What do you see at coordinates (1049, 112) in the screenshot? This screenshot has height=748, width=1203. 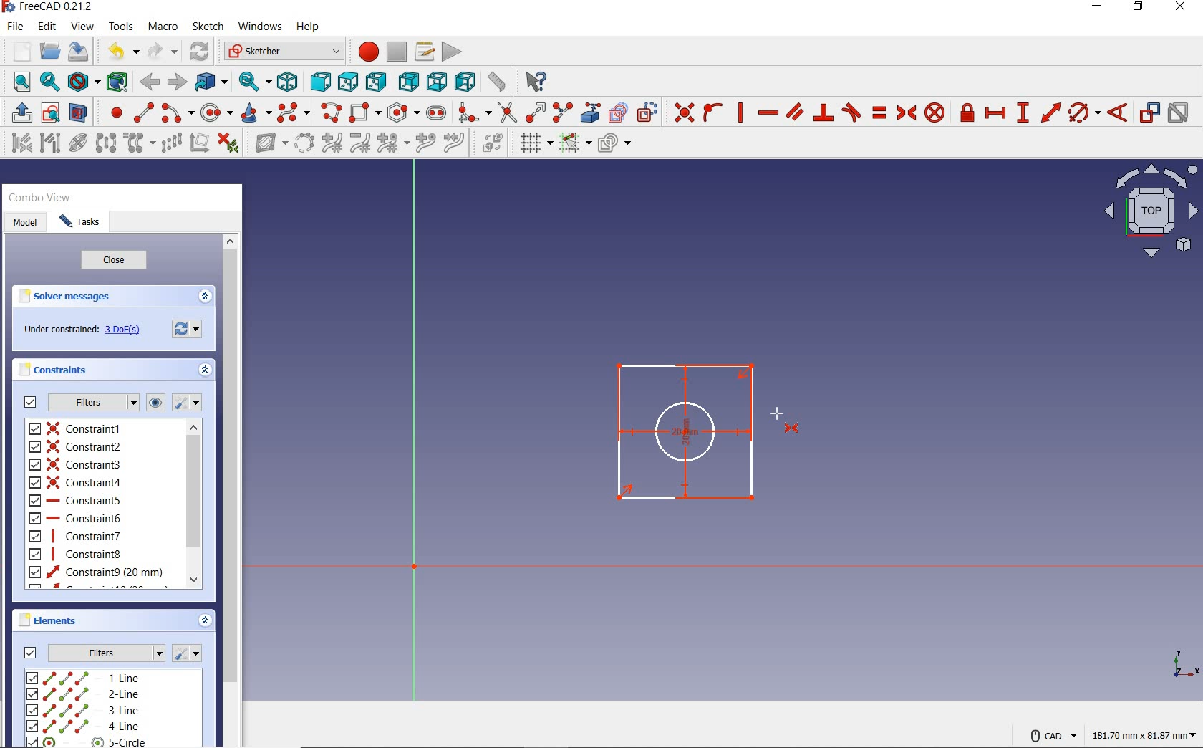 I see `constrain distance` at bounding box center [1049, 112].